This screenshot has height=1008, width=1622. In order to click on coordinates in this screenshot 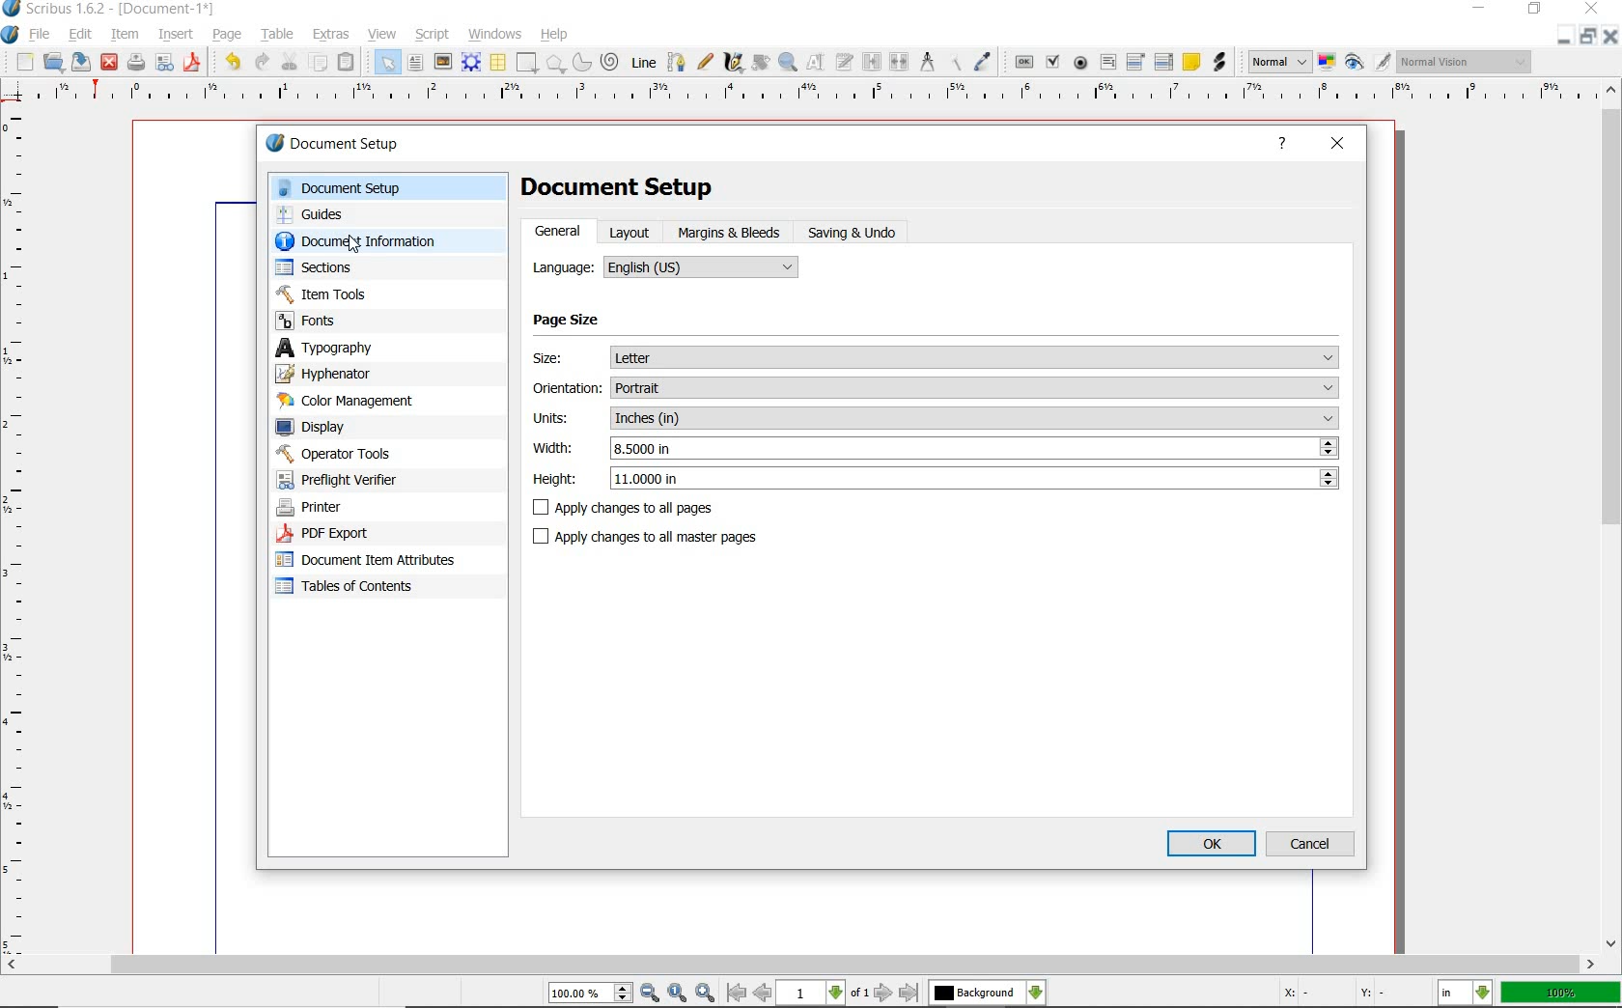, I will do `click(1331, 994)`.